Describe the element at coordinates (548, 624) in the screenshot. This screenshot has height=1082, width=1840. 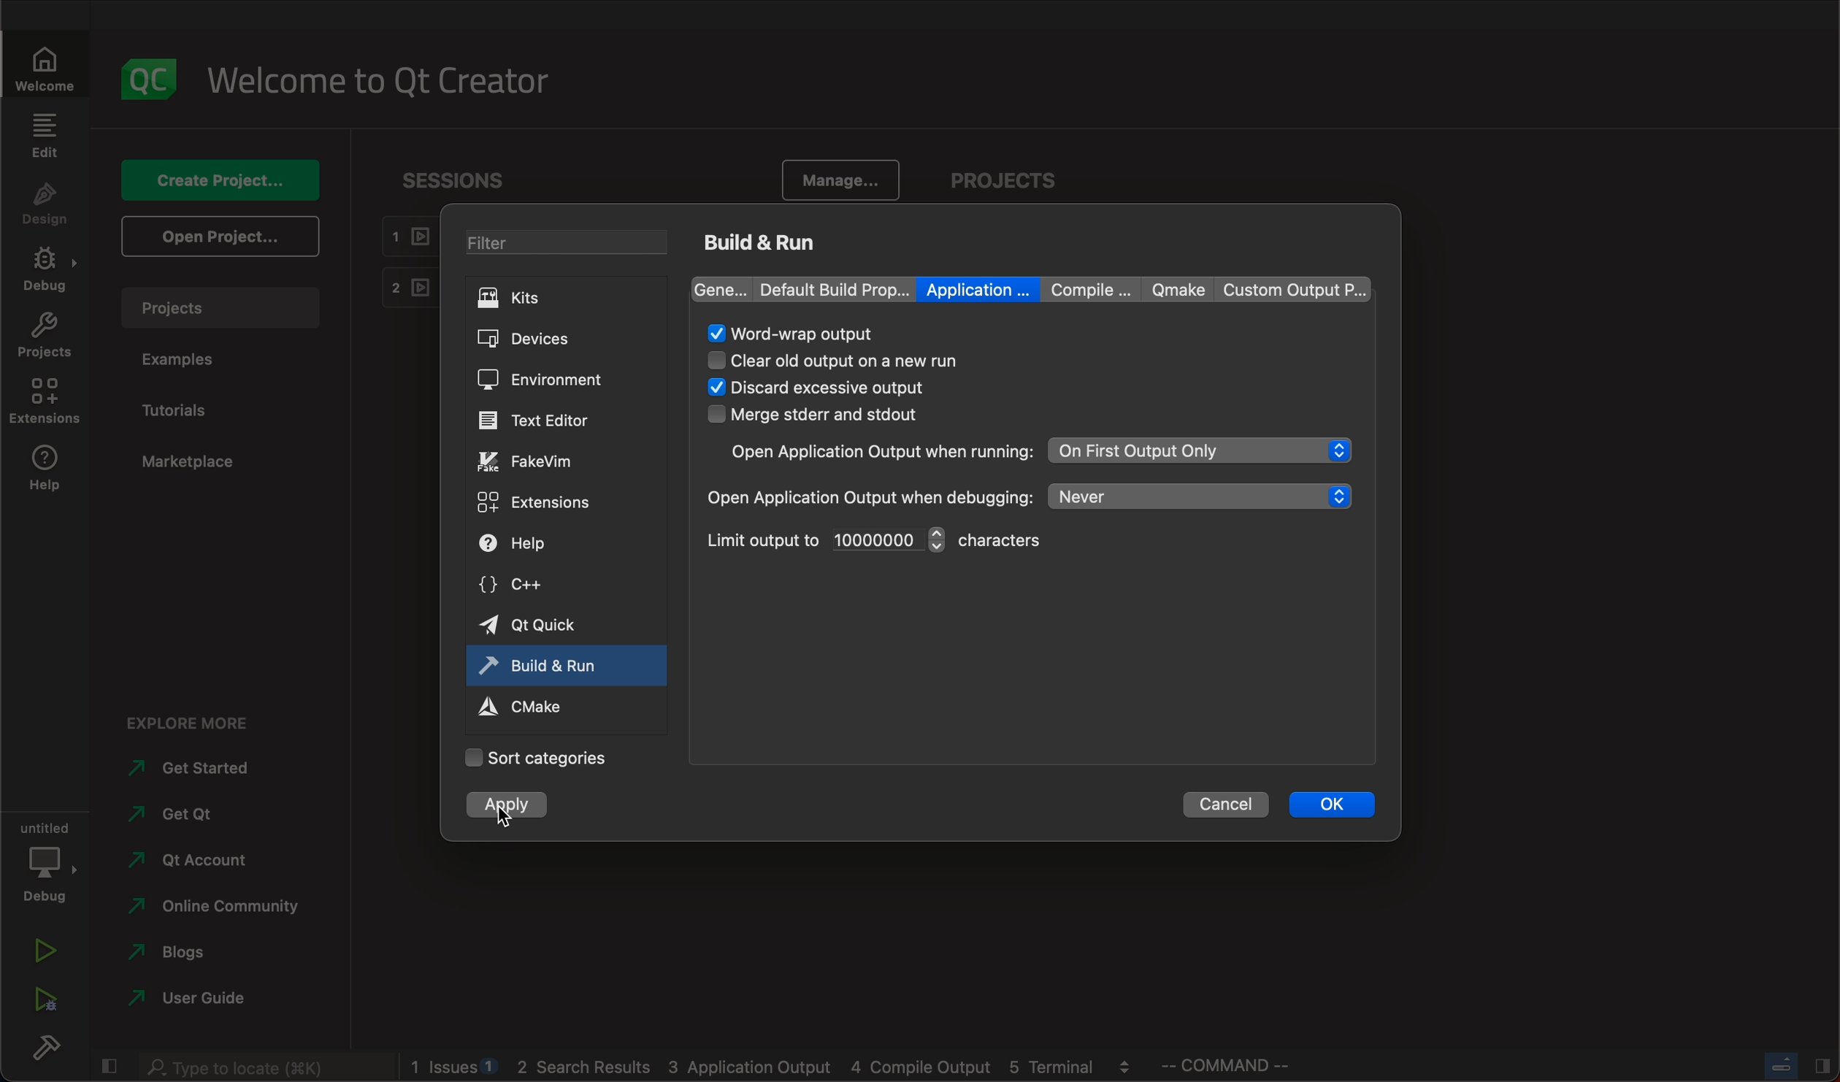
I see `quick` at that location.